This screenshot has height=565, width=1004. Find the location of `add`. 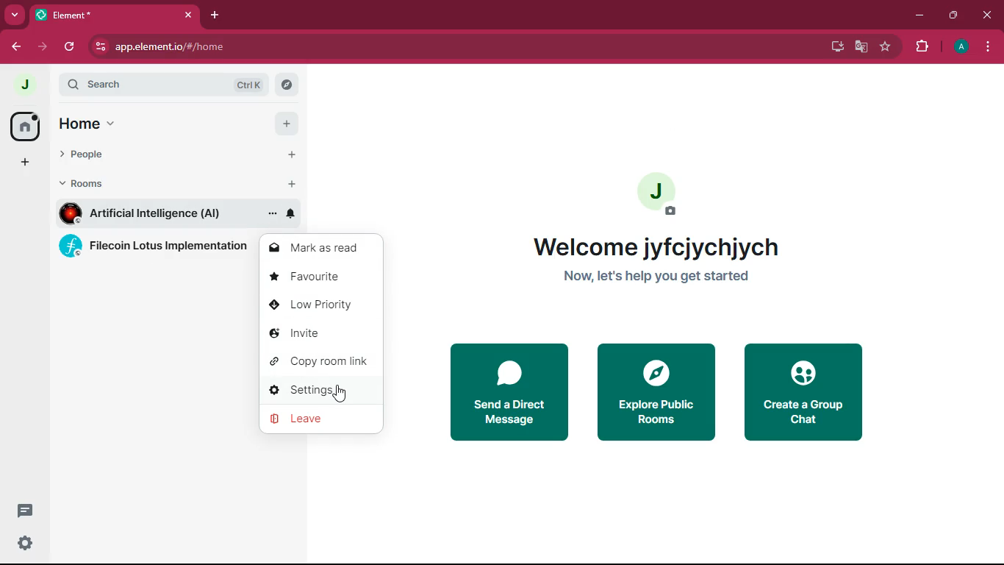

add is located at coordinates (288, 125).